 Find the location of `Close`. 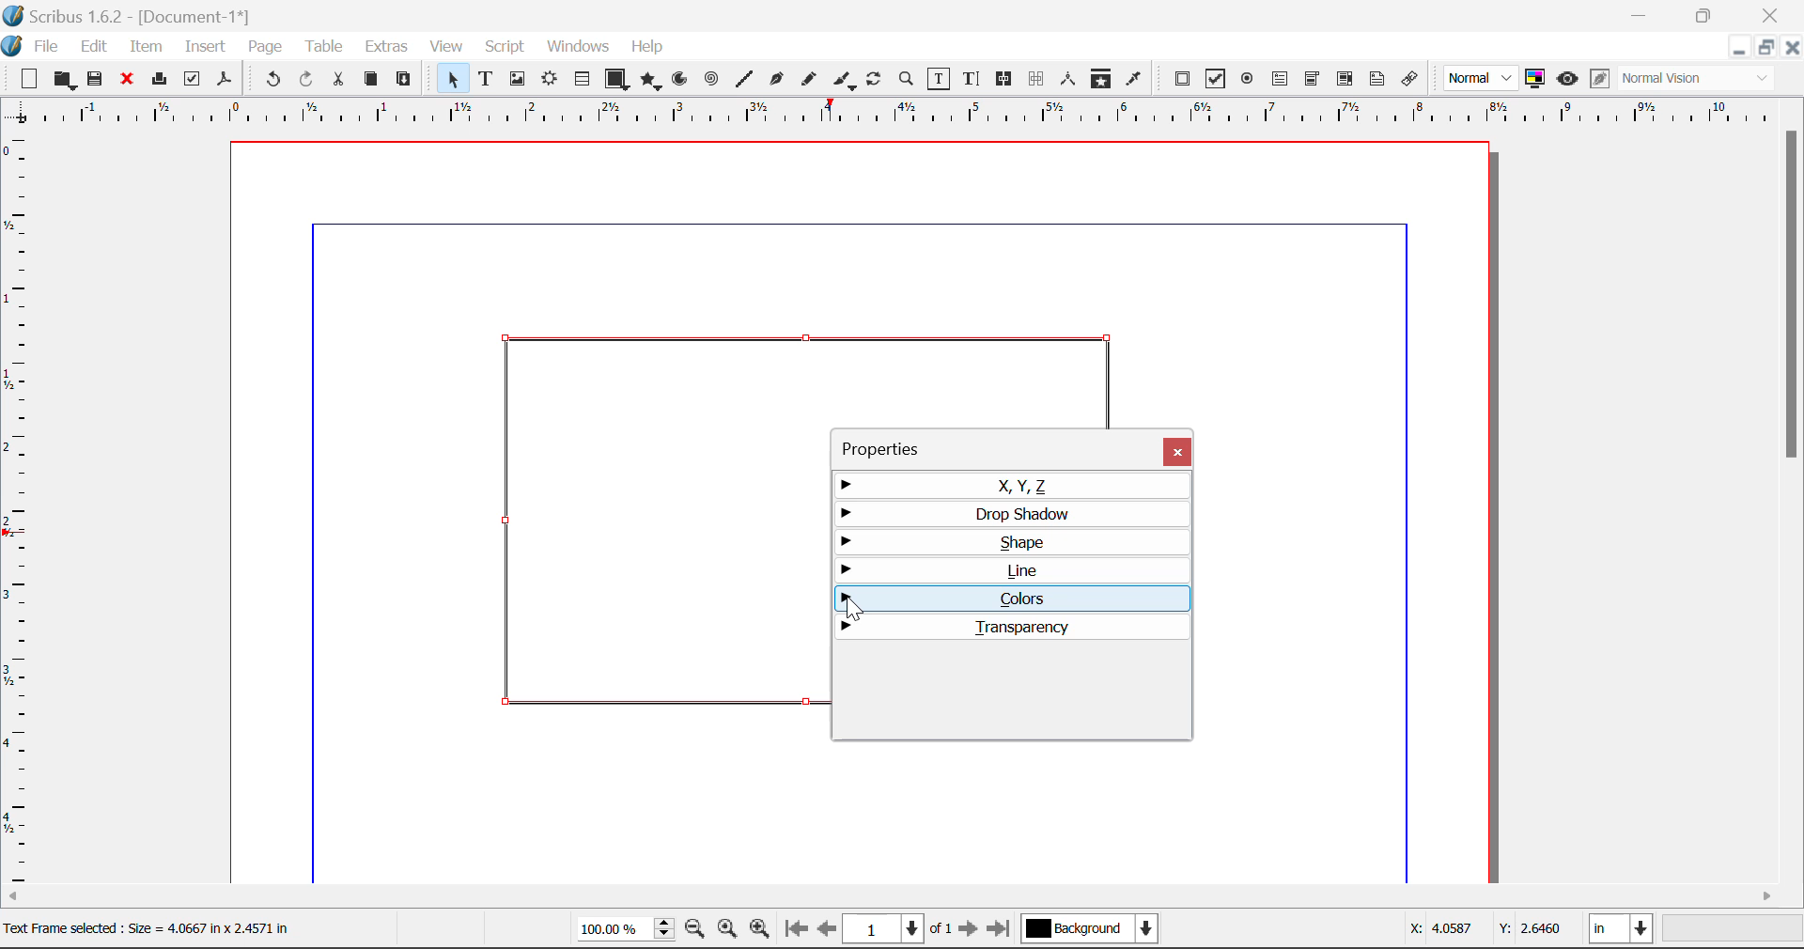

Close is located at coordinates (1772, 15).